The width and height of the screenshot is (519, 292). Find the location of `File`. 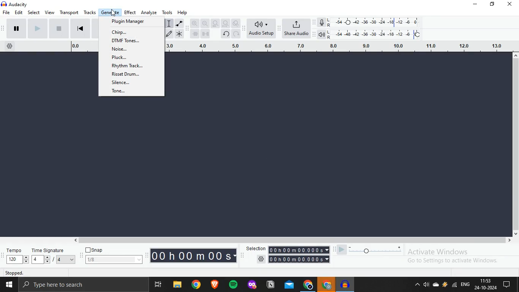

File is located at coordinates (177, 284).